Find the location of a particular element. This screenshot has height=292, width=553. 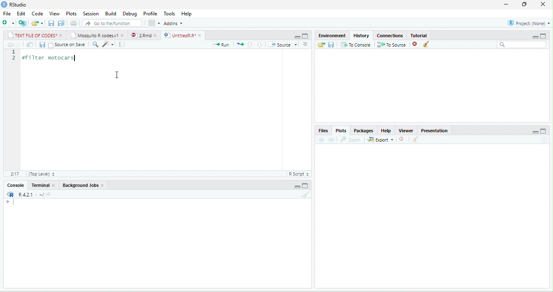

Build is located at coordinates (111, 13).